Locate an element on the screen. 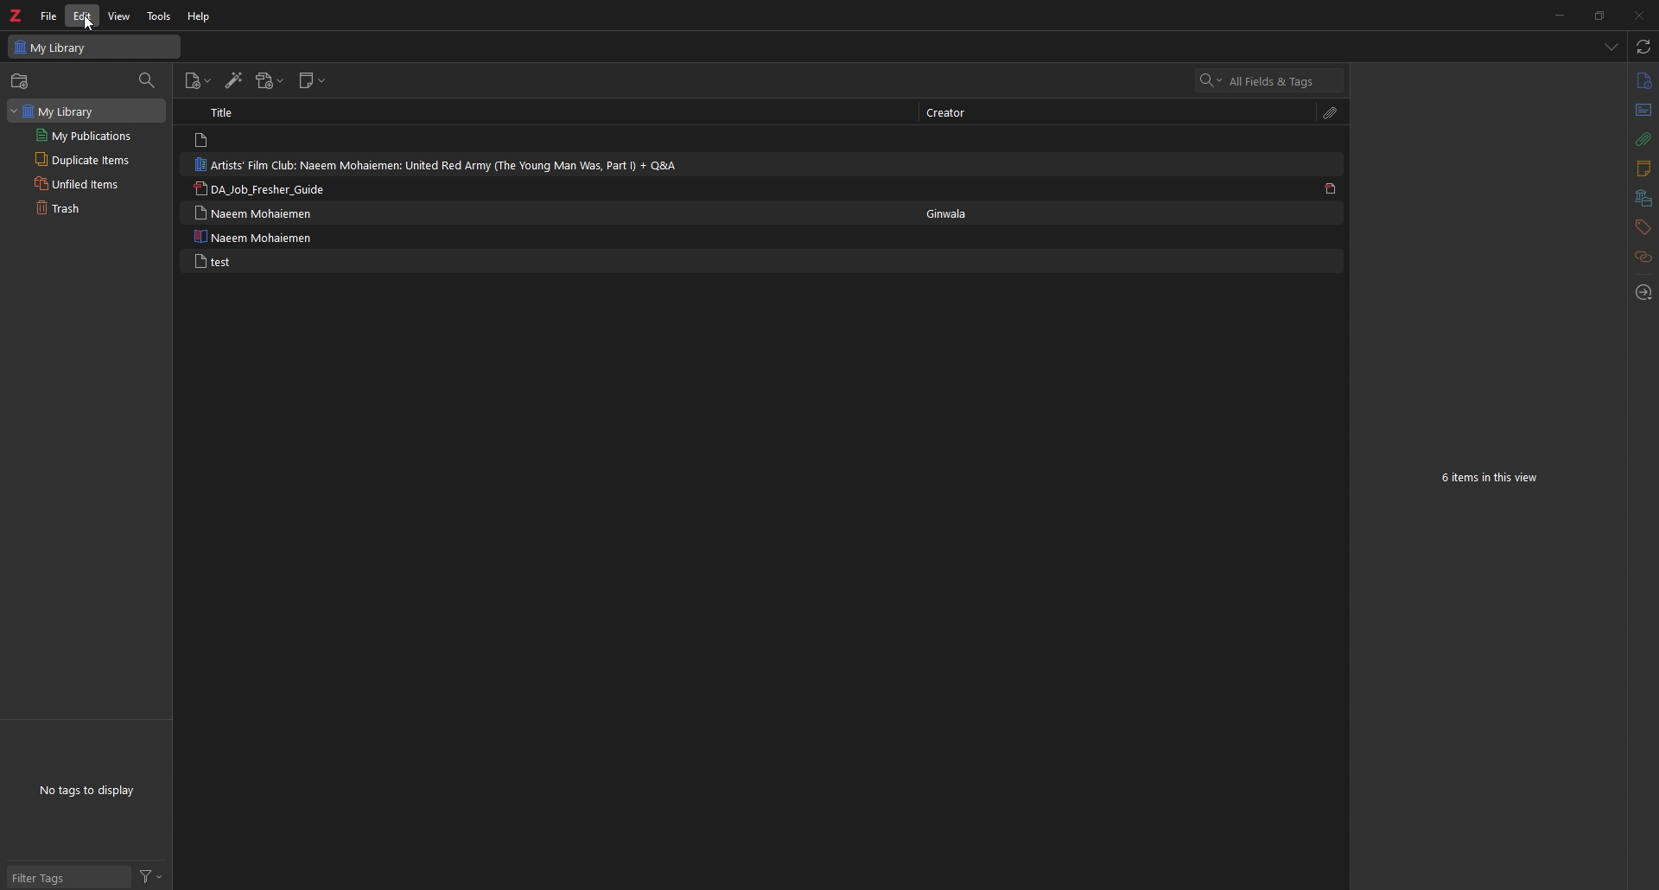  related is located at coordinates (1643, 257).